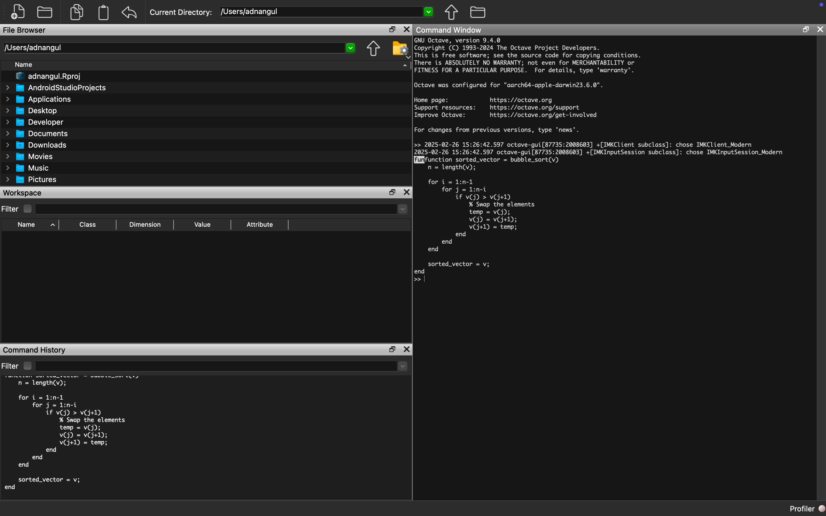 The height and width of the screenshot is (516, 826). I want to click on /[Users/adnangul , so click(180, 48).